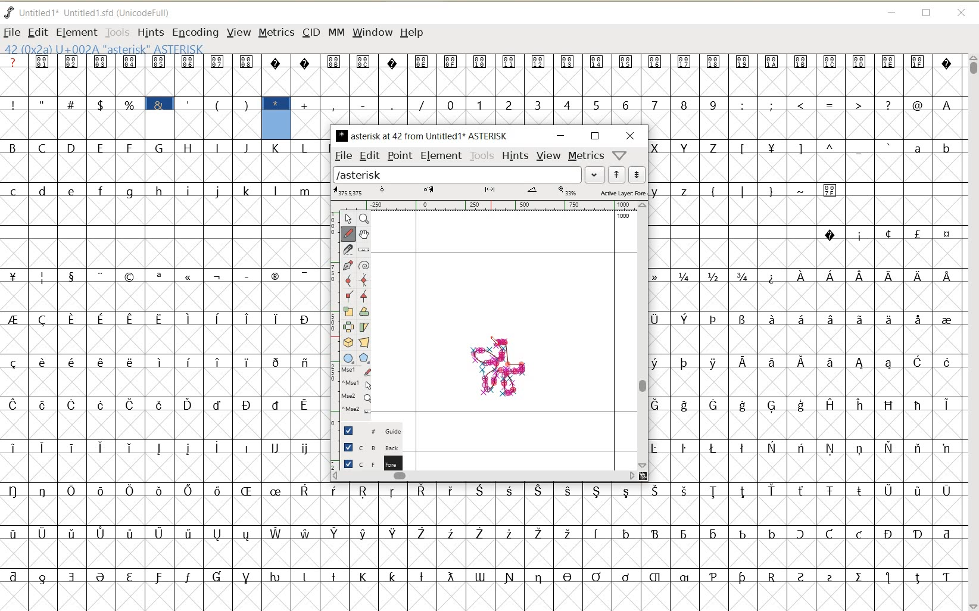 The width and height of the screenshot is (979, 611). What do you see at coordinates (364, 251) in the screenshot?
I see `measure distance, angle between points` at bounding box center [364, 251].